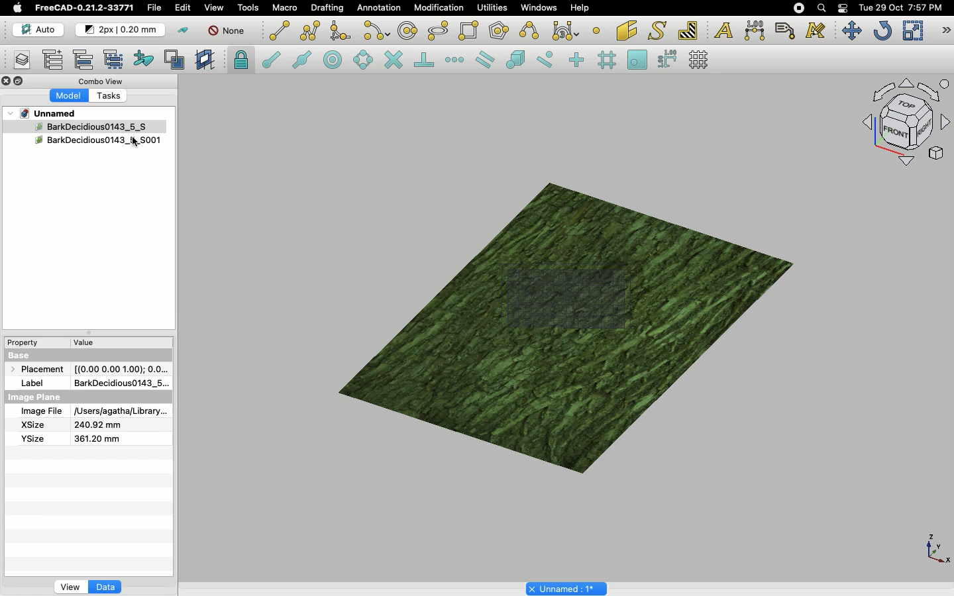  What do you see at coordinates (184, 30) in the screenshot?
I see `Toggle construction mode` at bounding box center [184, 30].